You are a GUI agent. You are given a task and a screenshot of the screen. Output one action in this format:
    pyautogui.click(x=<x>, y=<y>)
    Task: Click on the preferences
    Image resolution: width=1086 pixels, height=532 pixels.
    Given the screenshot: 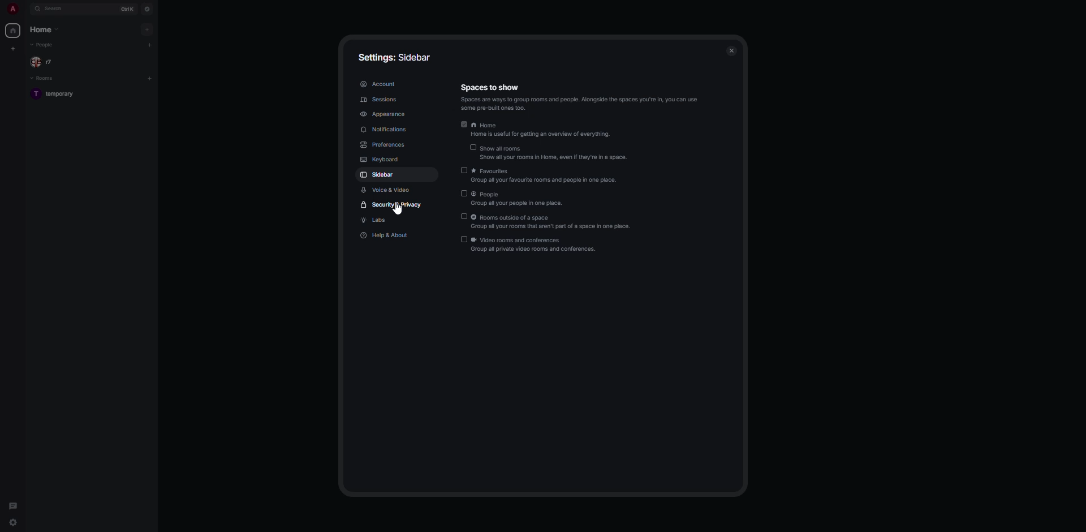 What is the action you would take?
    pyautogui.click(x=389, y=145)
    